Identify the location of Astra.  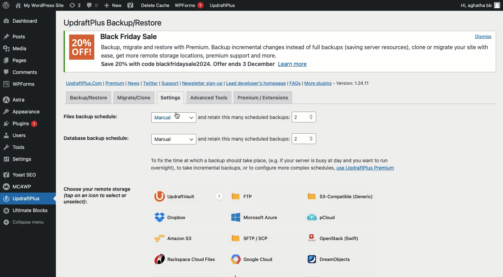
(20, 99).